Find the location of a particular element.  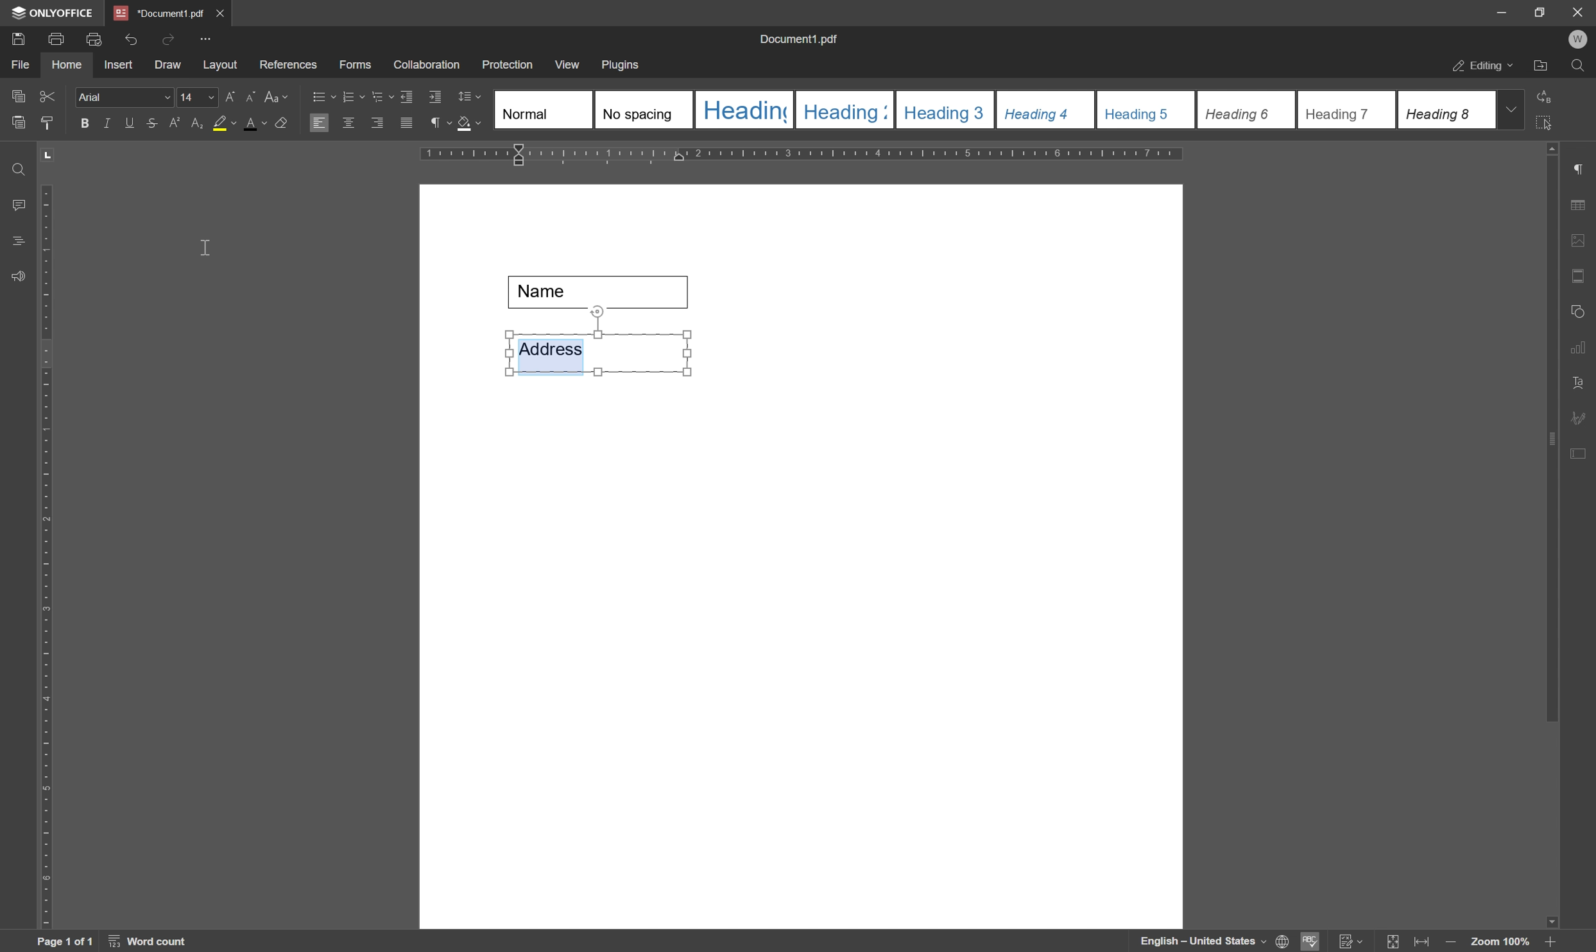

decrease indent is located at coordinates (405, 95).